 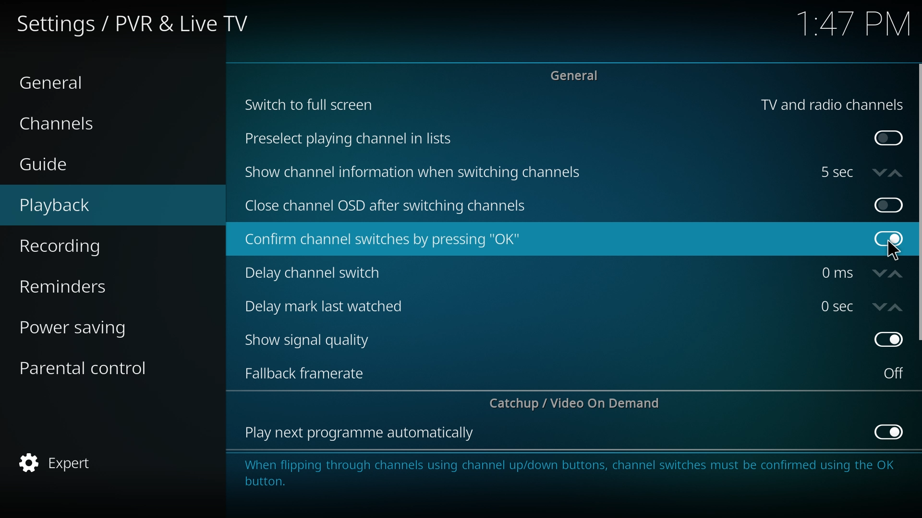 I want to click on tv and radio channels, so click(x=832, y=105).